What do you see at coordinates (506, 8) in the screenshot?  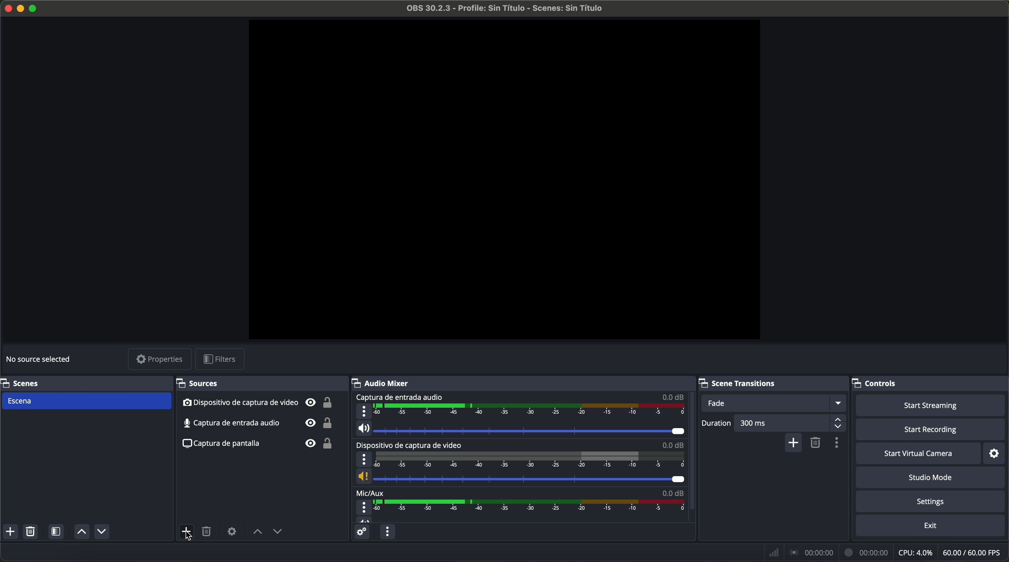 I see `filename` at bounding box center [506, 8].